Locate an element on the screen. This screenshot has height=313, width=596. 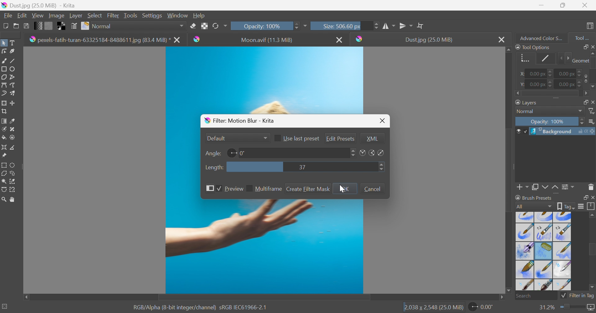
Image is located at coordinates (56, 15).